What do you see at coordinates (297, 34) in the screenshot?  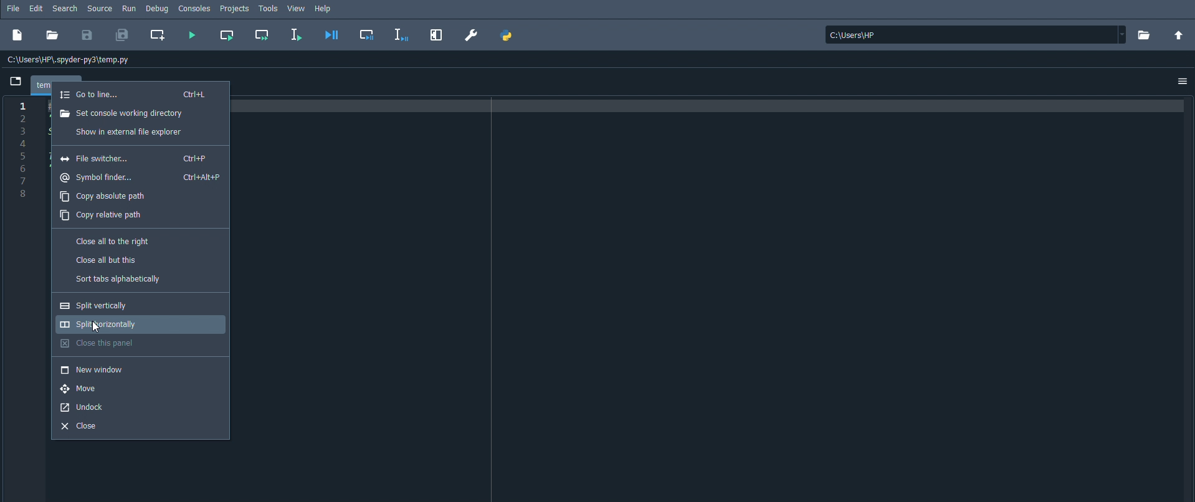 I see `Run selection or current line` at bounding box center [297, 34].